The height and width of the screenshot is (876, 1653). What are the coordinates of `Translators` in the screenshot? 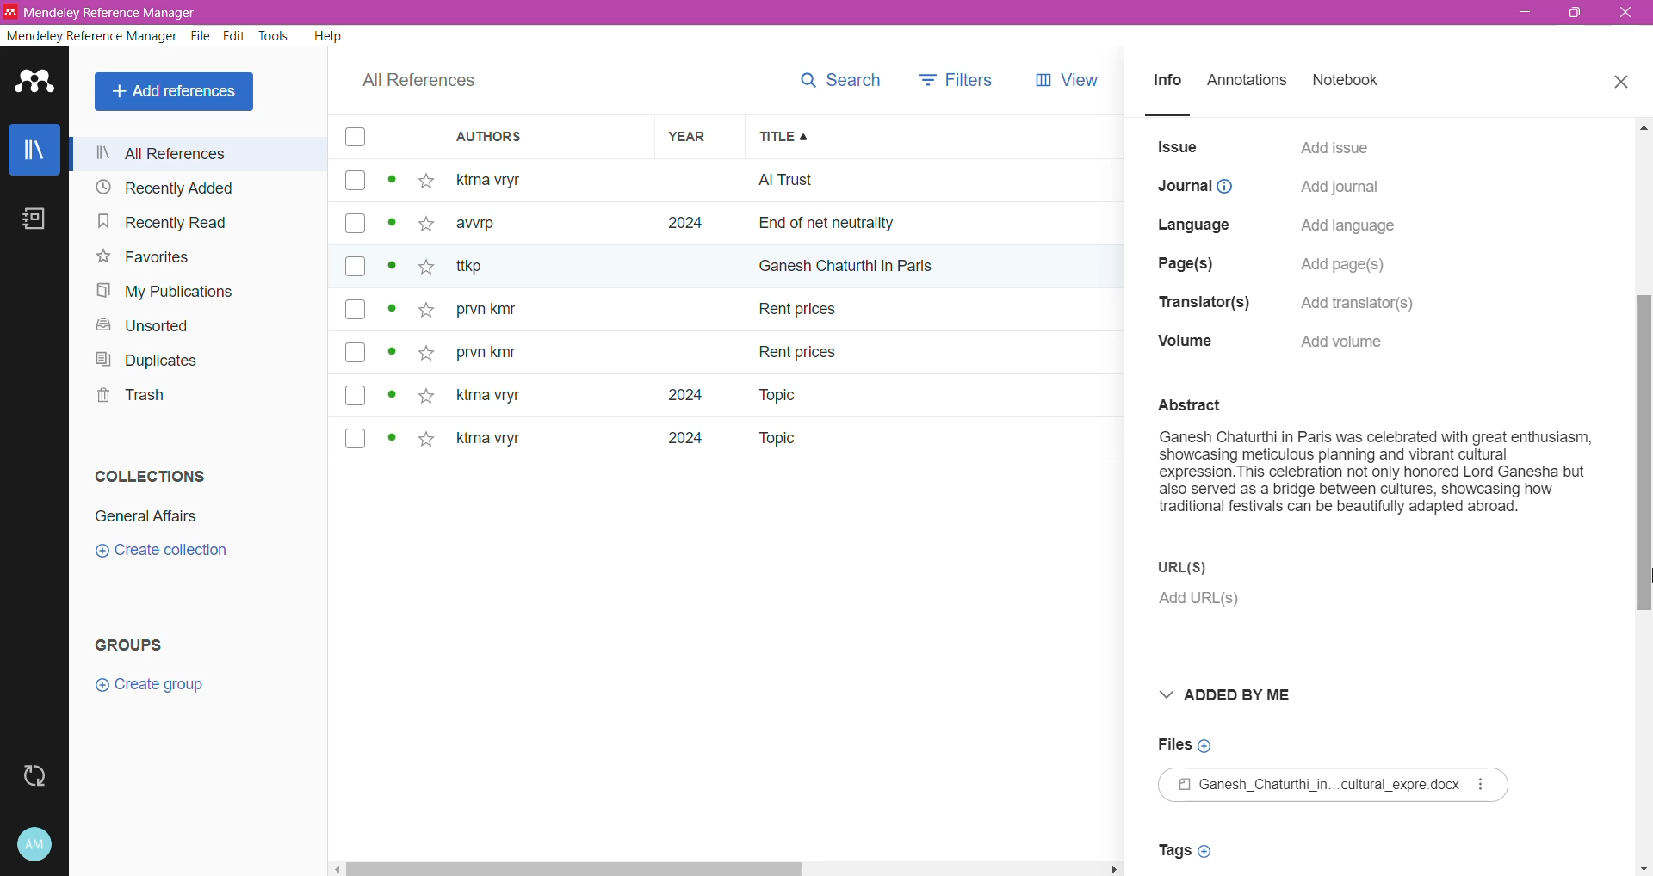 It's located at (1198, 304).